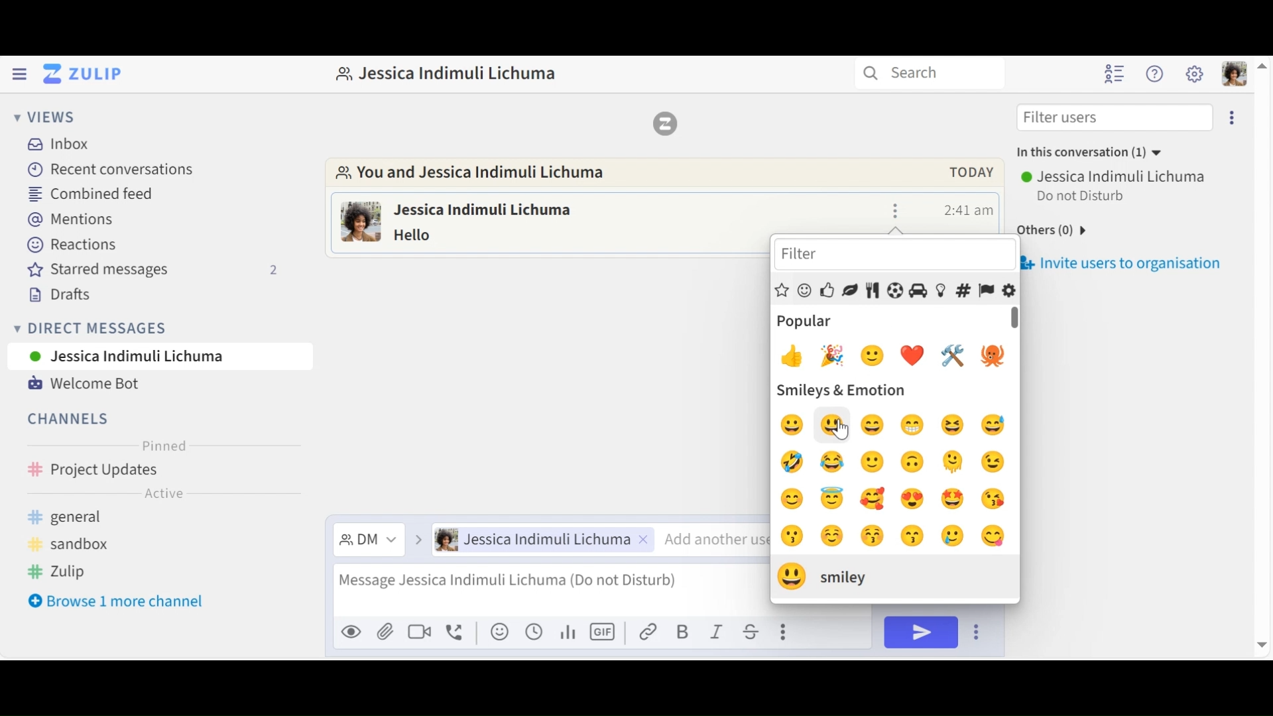  What do you see at coordinates (957, 462) in the screenshot?
I see `melting` at bounding box center [957, 462].